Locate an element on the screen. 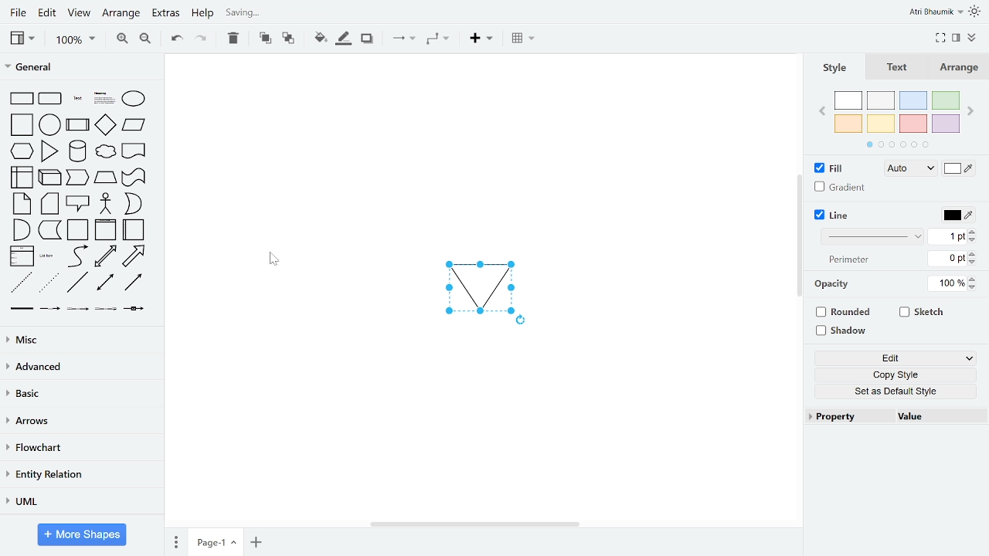  fill is located at coordinates (836, 168).